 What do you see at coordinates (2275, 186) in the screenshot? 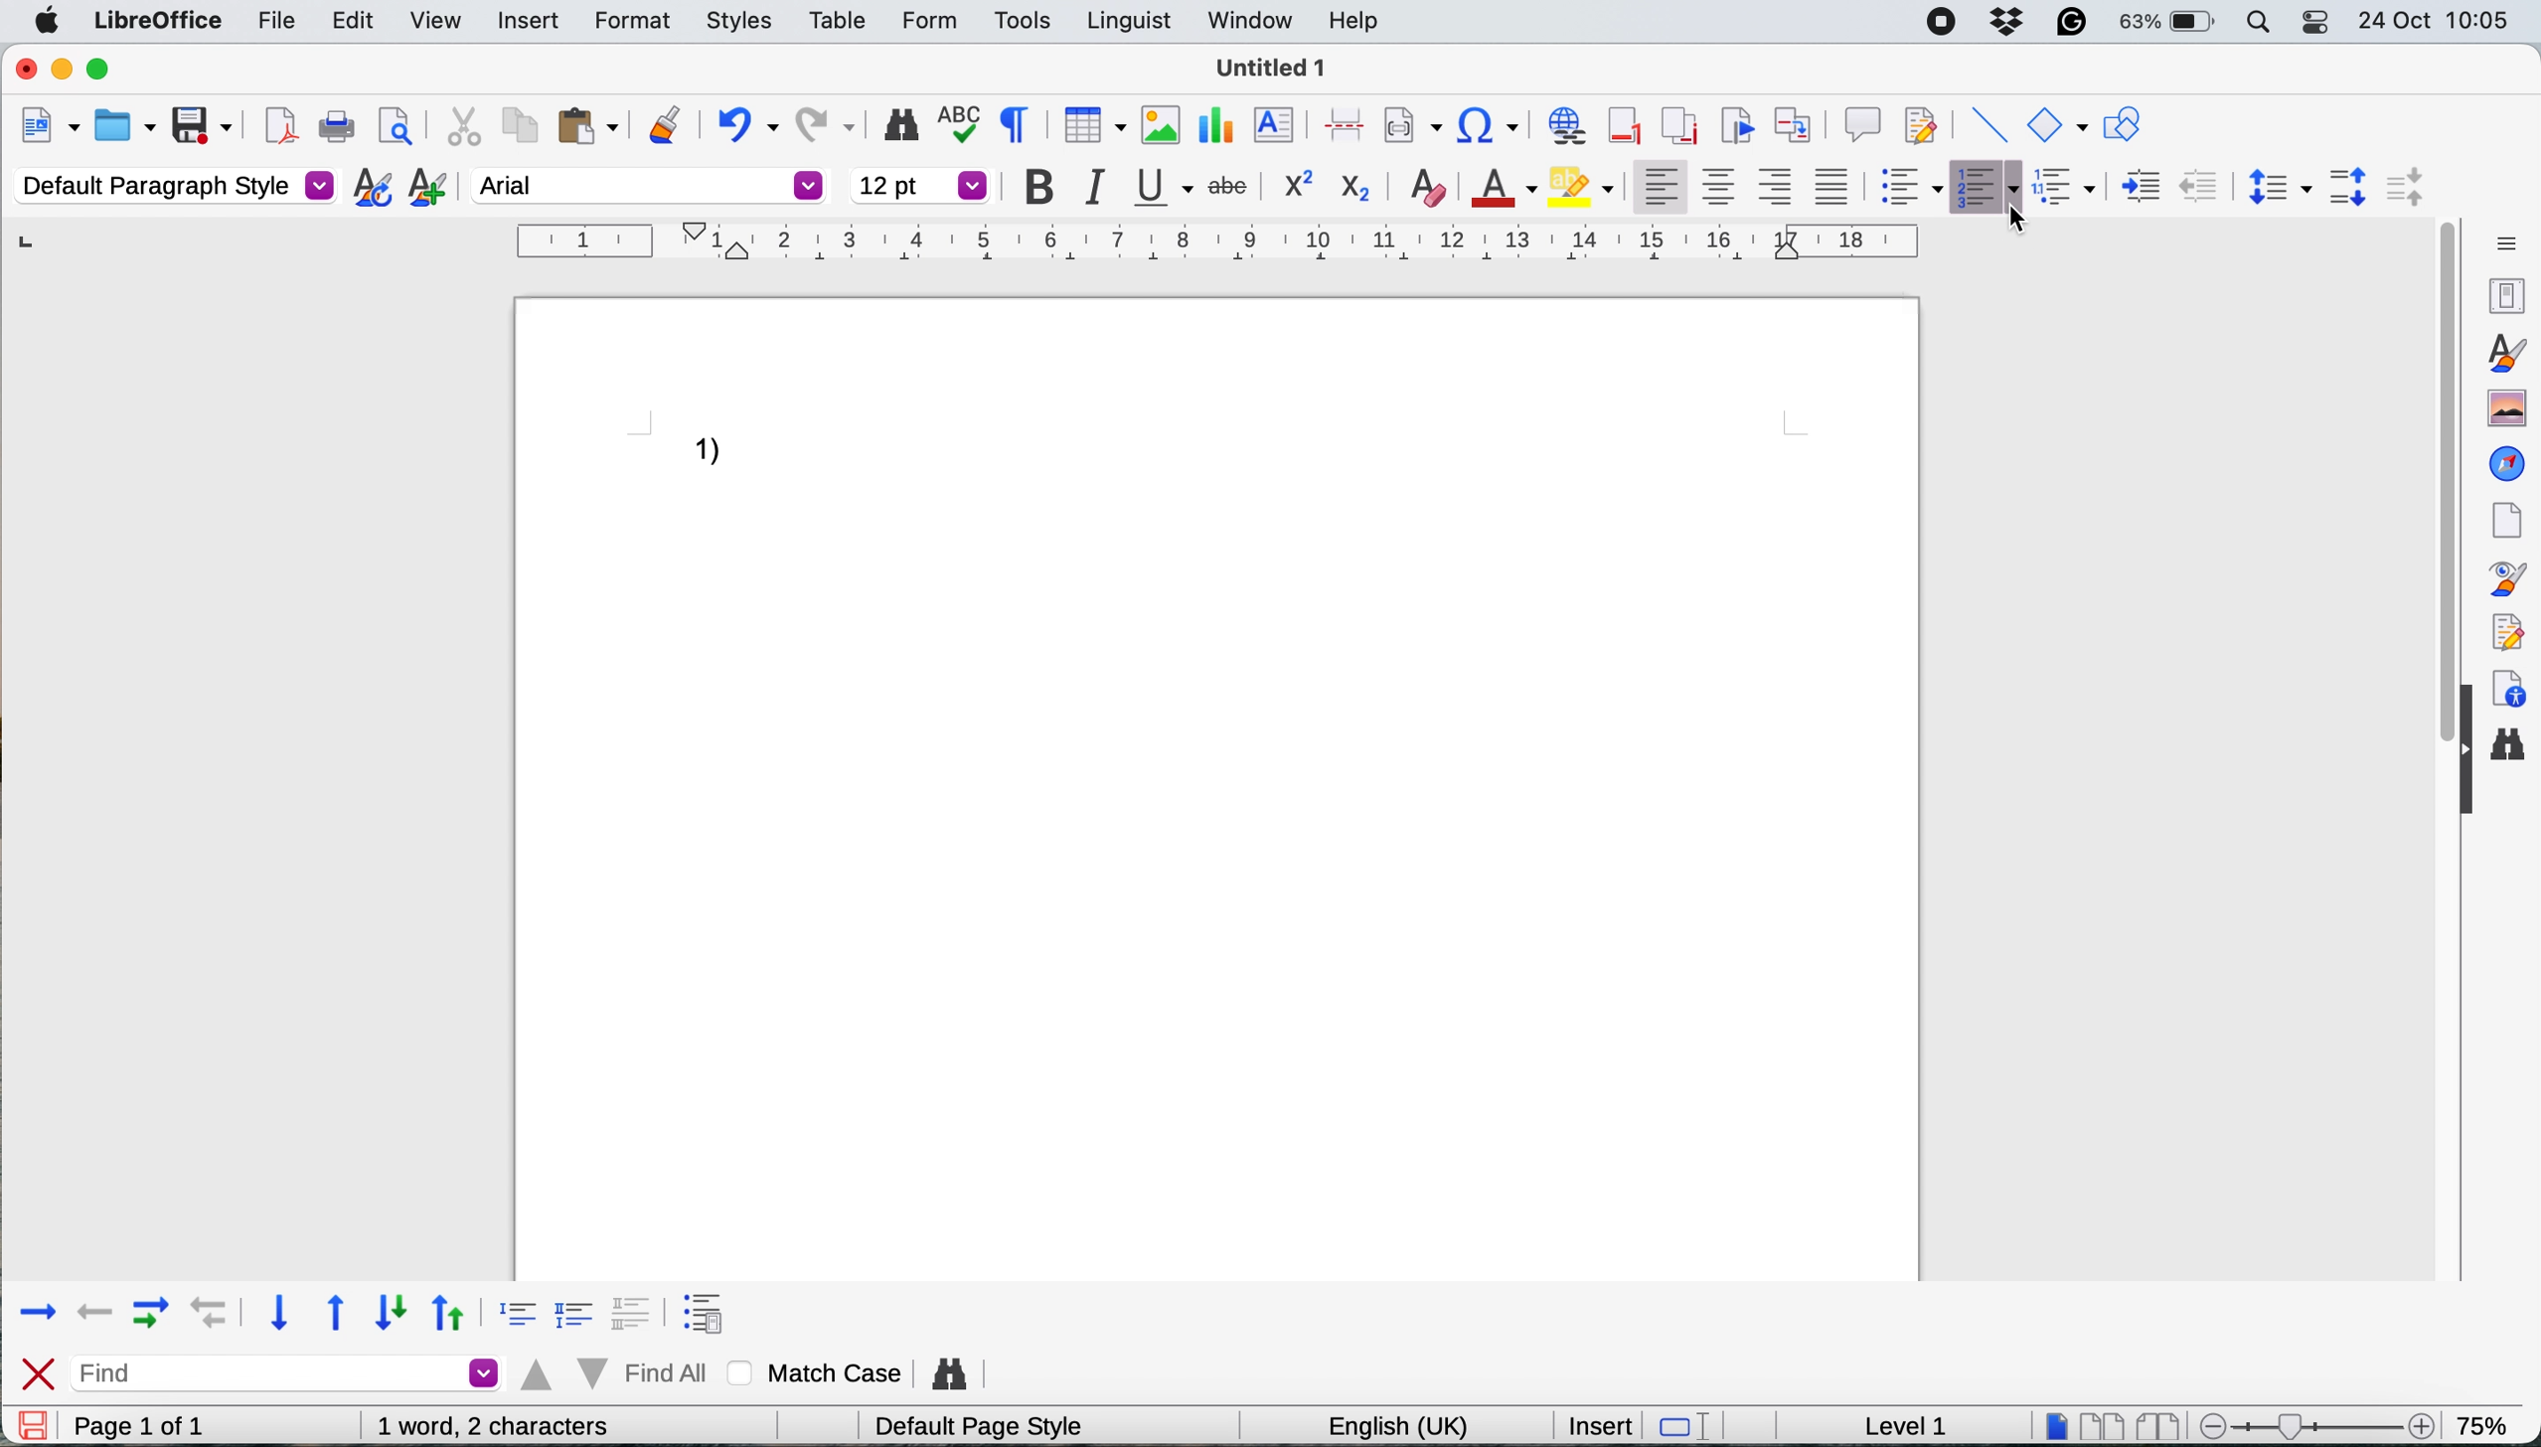
I see `set line spacing` at bounding box center [2275, 186].